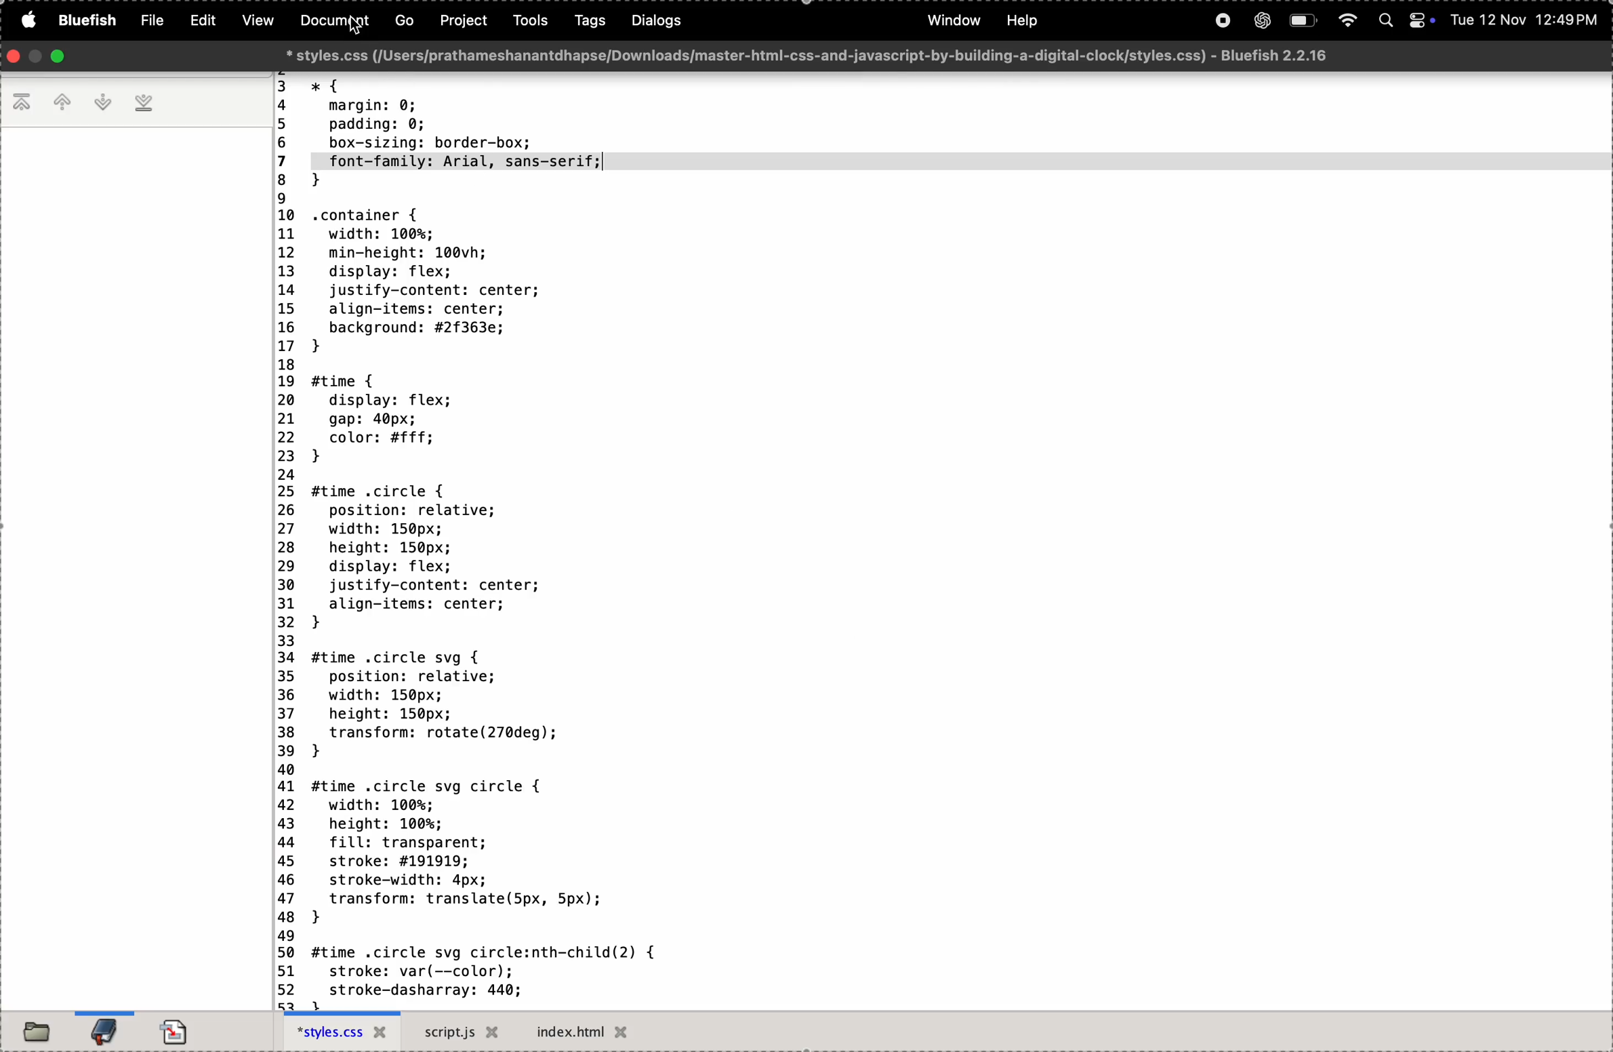 The width and height of the screenshot is (1613, 1052). What do you see at coordinates (956, 22) in the screenshot?
I see `window` at bounding box center [956, 22].